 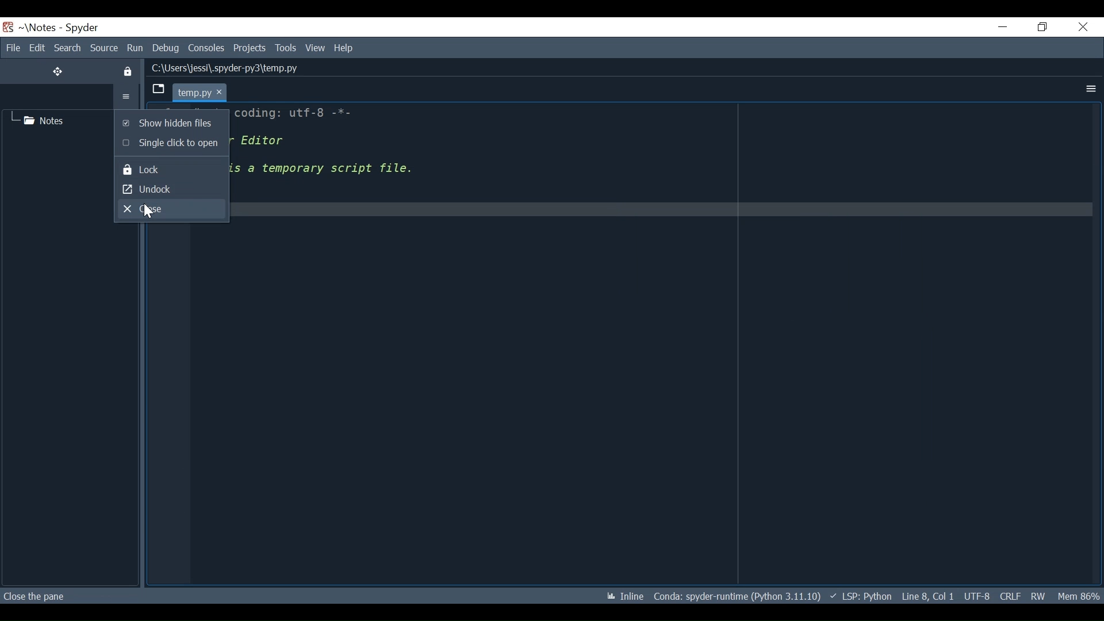 I want to click on File, so click(x=11, y=48).